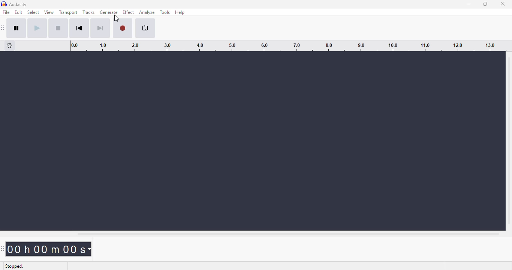 This screenshot has width=512, height=270. Describe the element at coordinates (147, 12) in the screenshot. I see `analyze` at that location.